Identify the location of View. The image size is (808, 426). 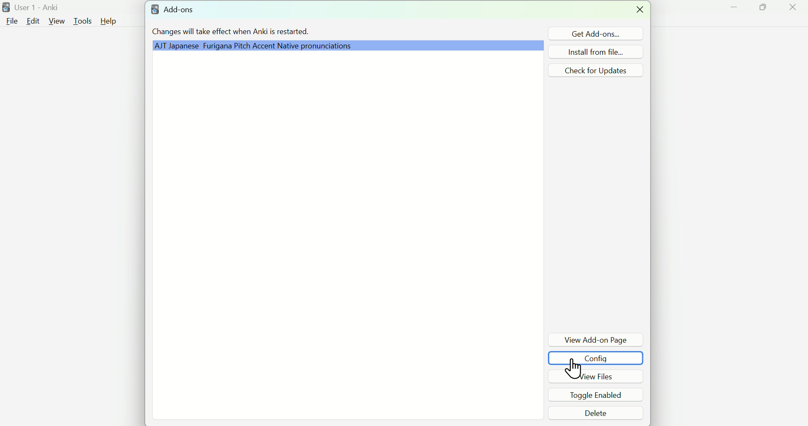
(55, 20).